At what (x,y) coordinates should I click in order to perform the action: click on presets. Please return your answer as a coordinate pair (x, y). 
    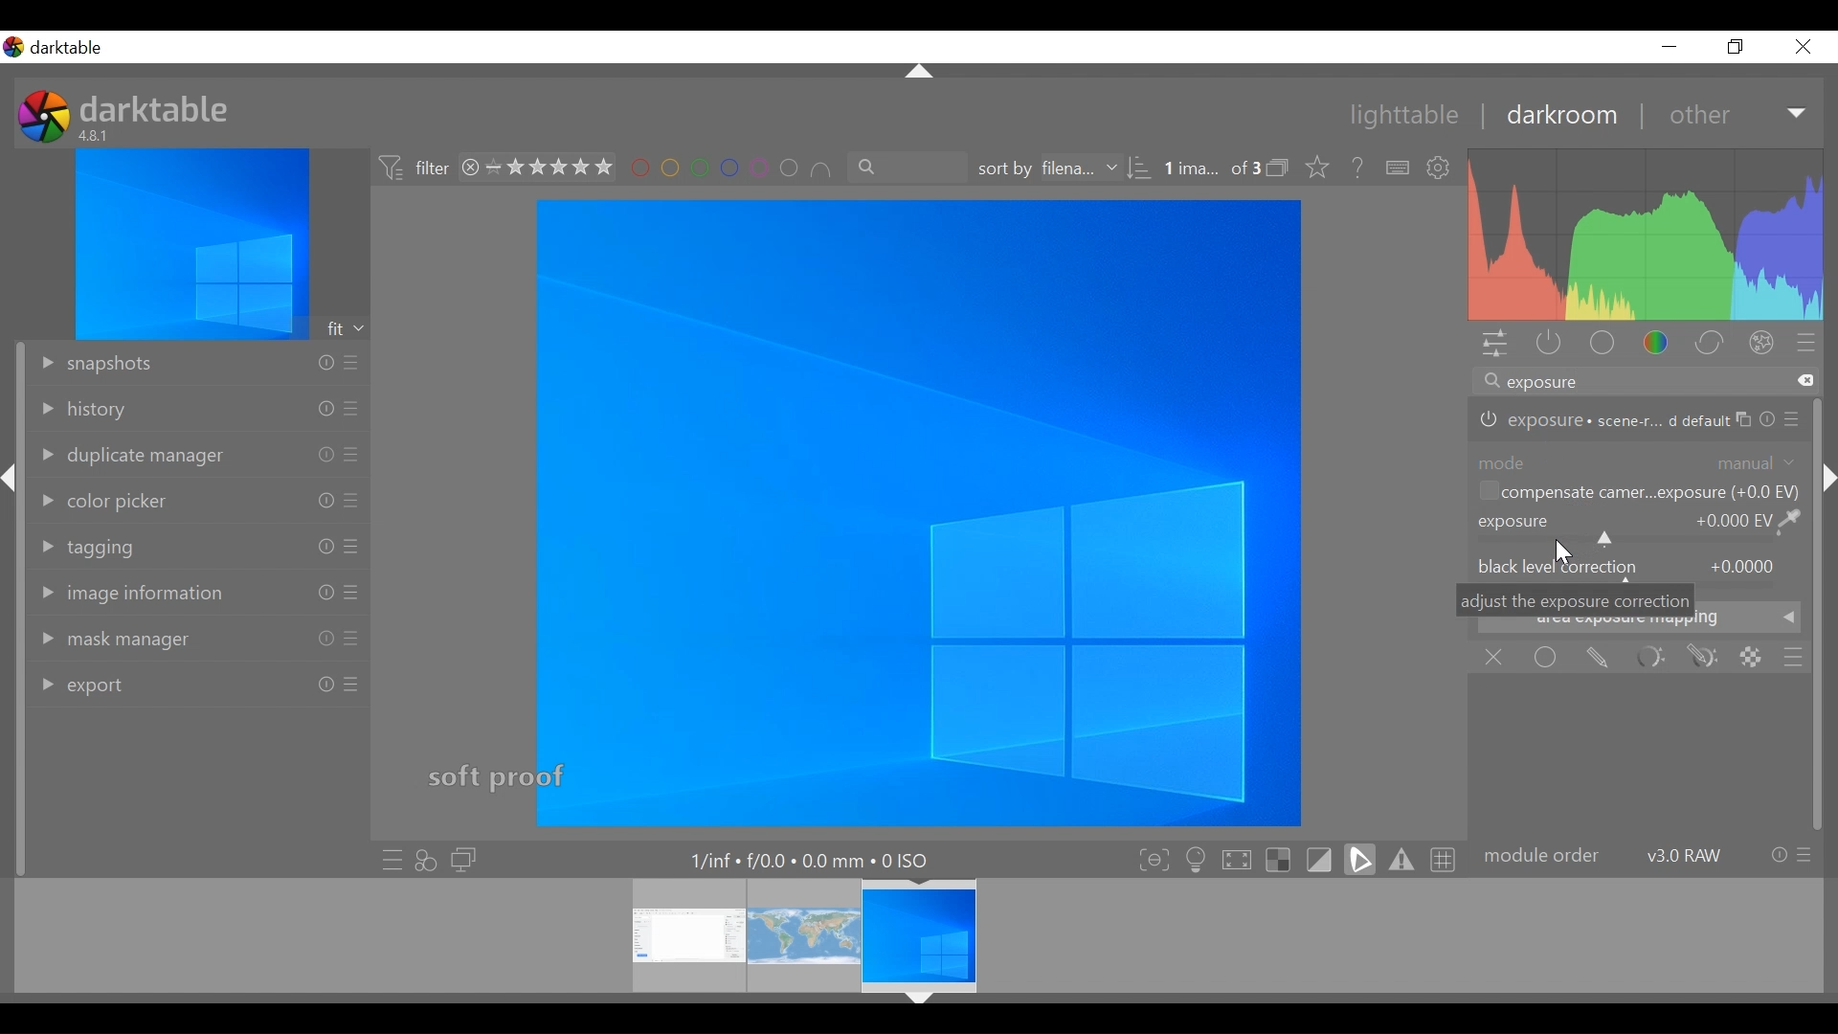
    Looking at the image, I should click on (1807, 345).